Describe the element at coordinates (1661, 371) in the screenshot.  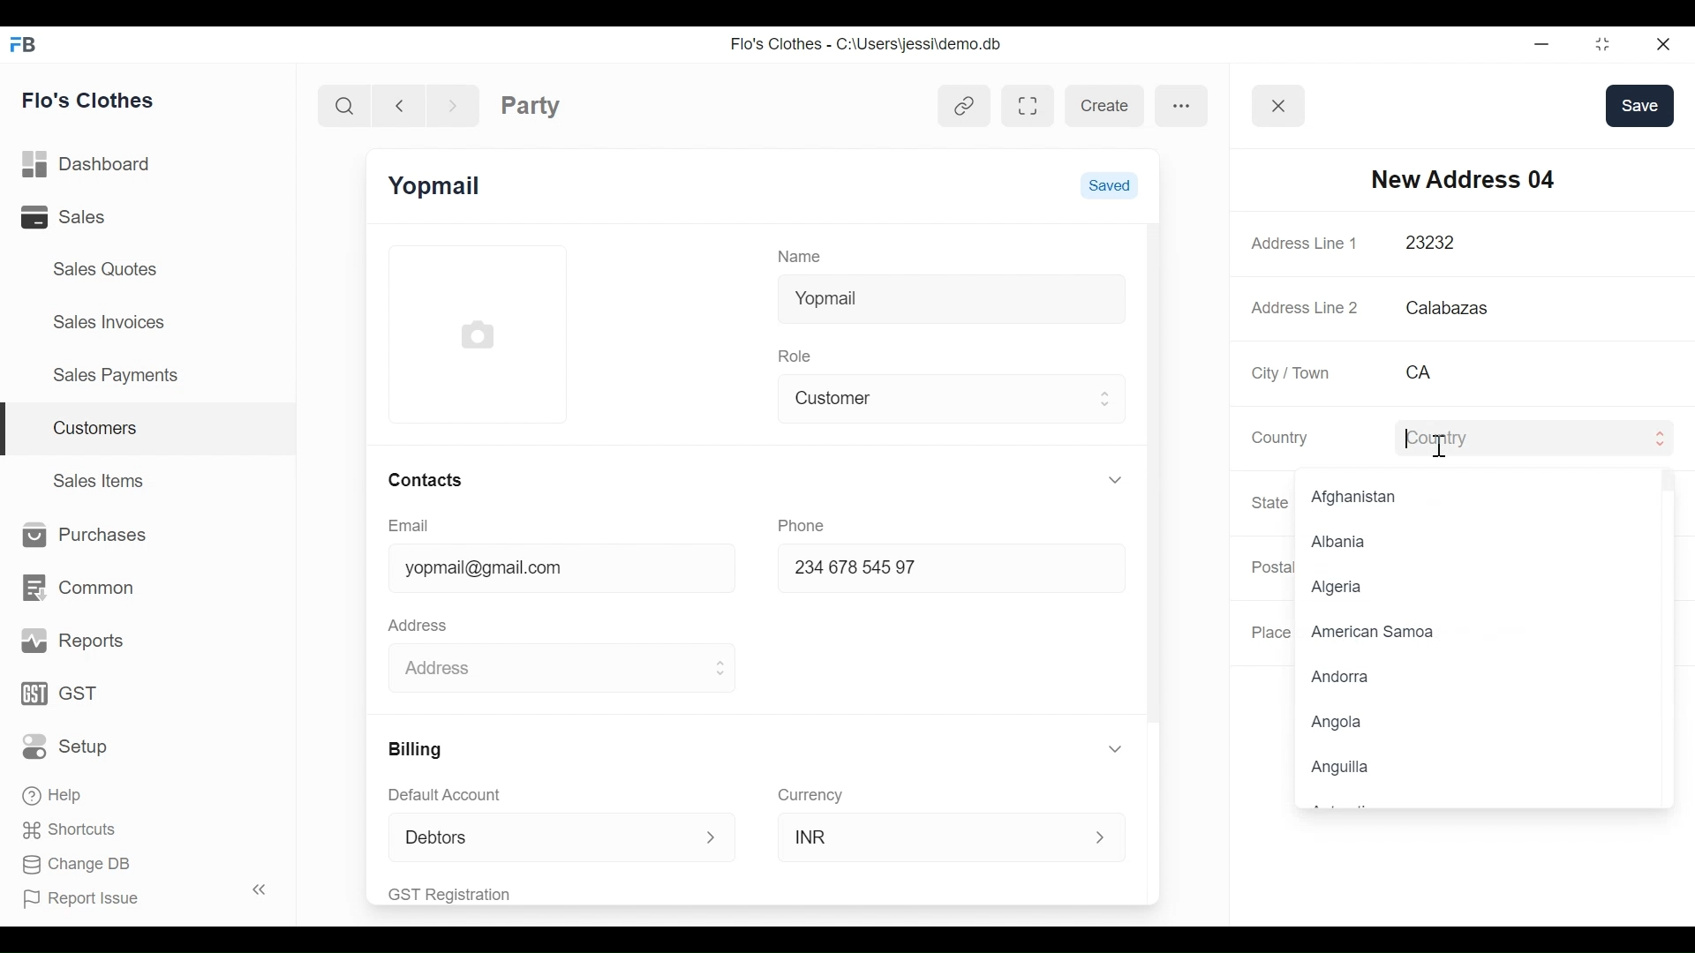
I see `Asterisk ` at that location.